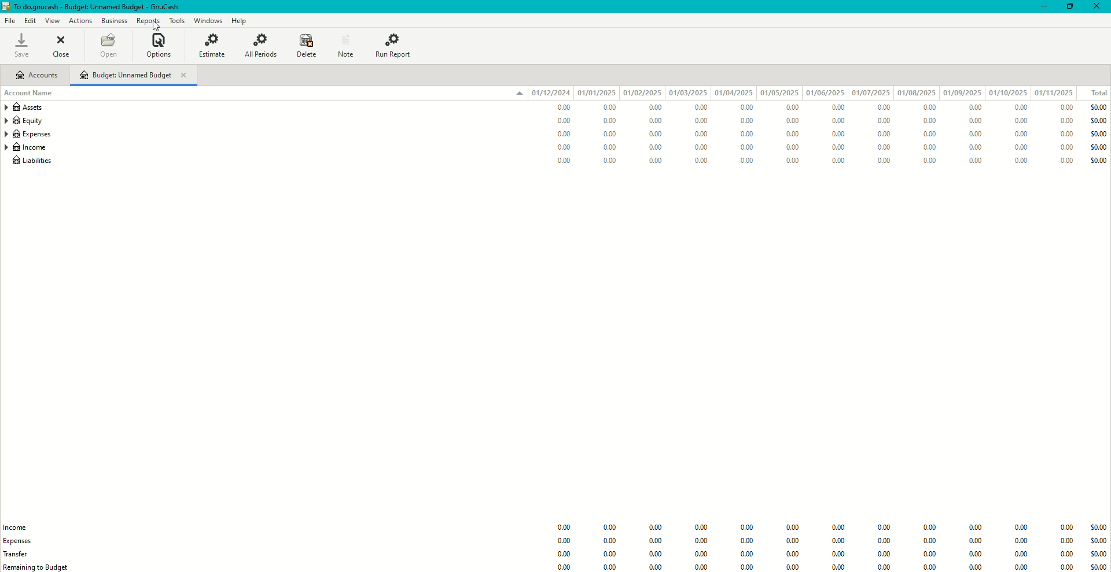  What do you see at coordinates (1099, 148) in the screenshot?
I see `$0.00` at bounding box center [1099, 148].